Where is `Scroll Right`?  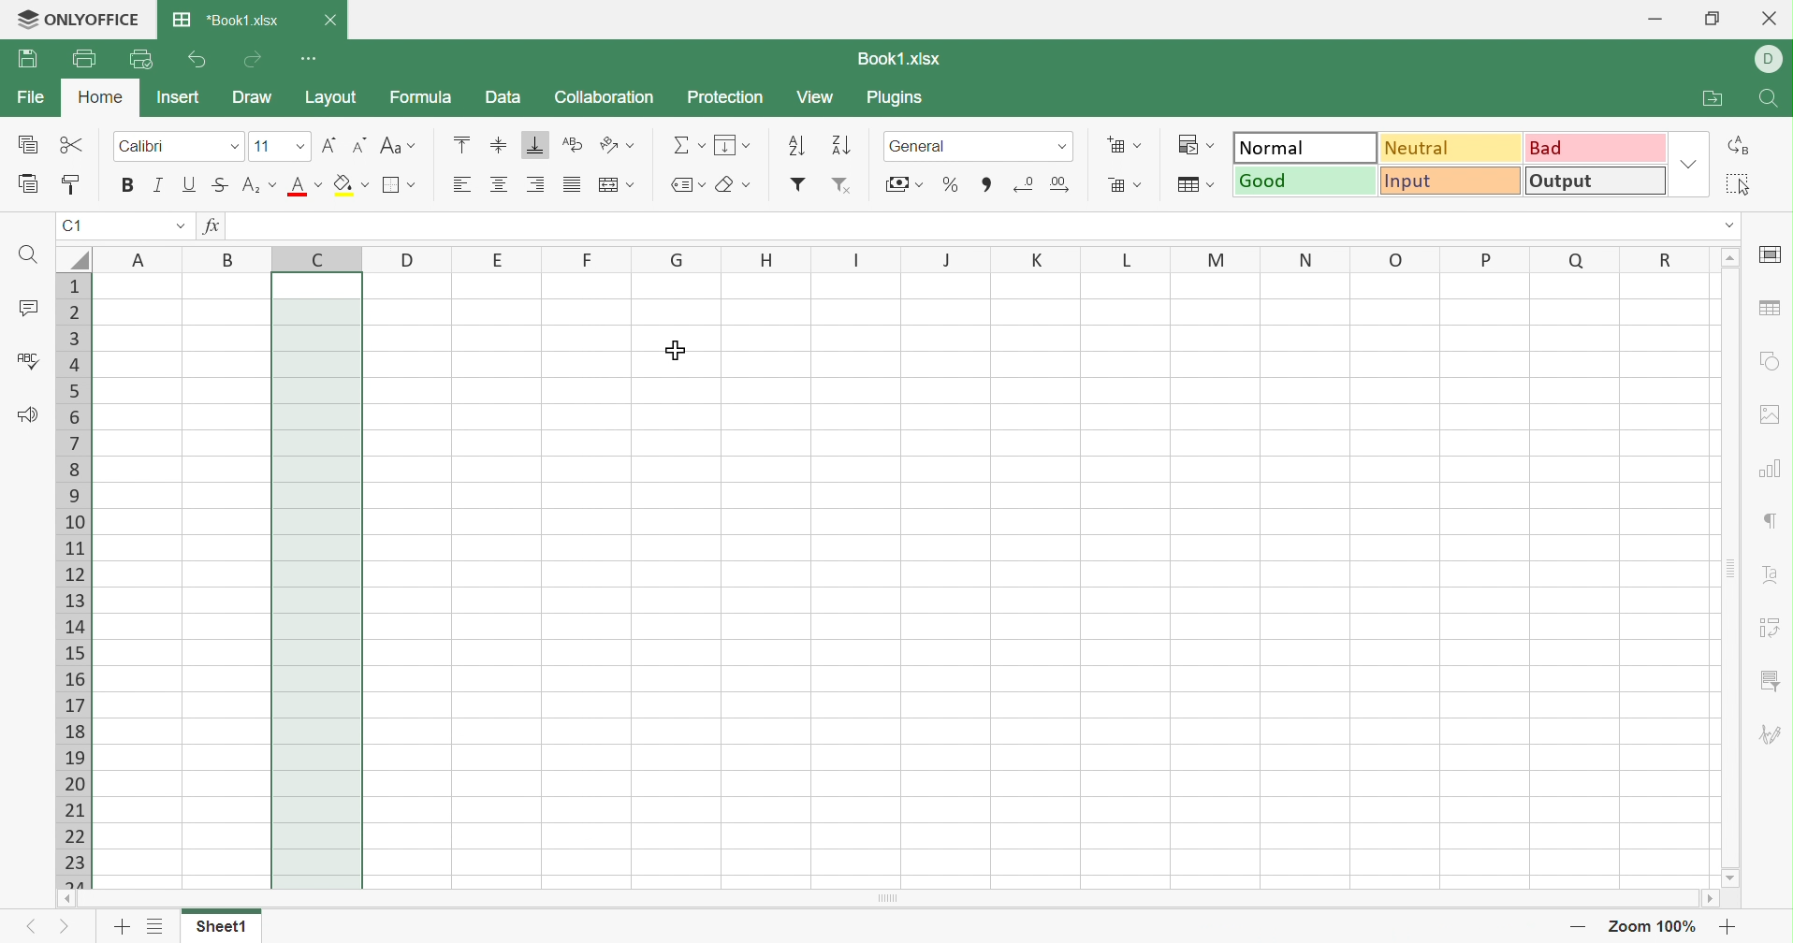 Scroll Right is located at coordinates (1709, 901).